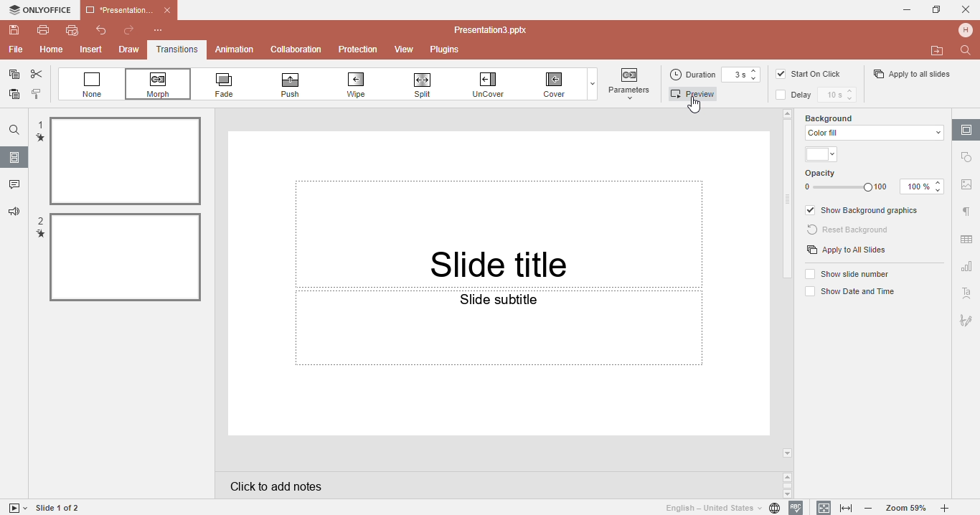 The image size is (980, 515). What do you see at coordinates (234, 49) in the screenshot?
I see `Animation` at bounding box center [234, 49].